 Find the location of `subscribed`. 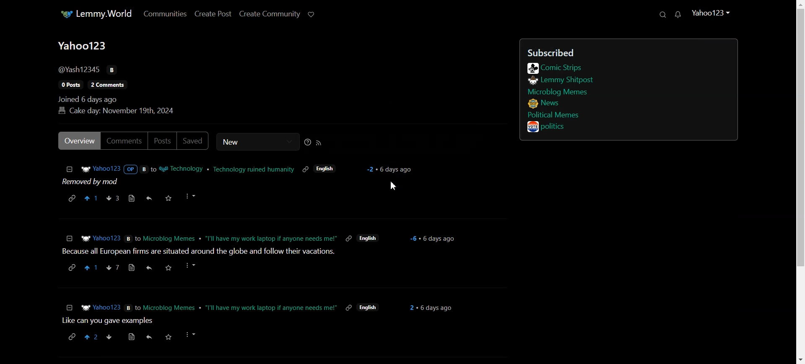

subscribed is located at coordinates (602, 51).